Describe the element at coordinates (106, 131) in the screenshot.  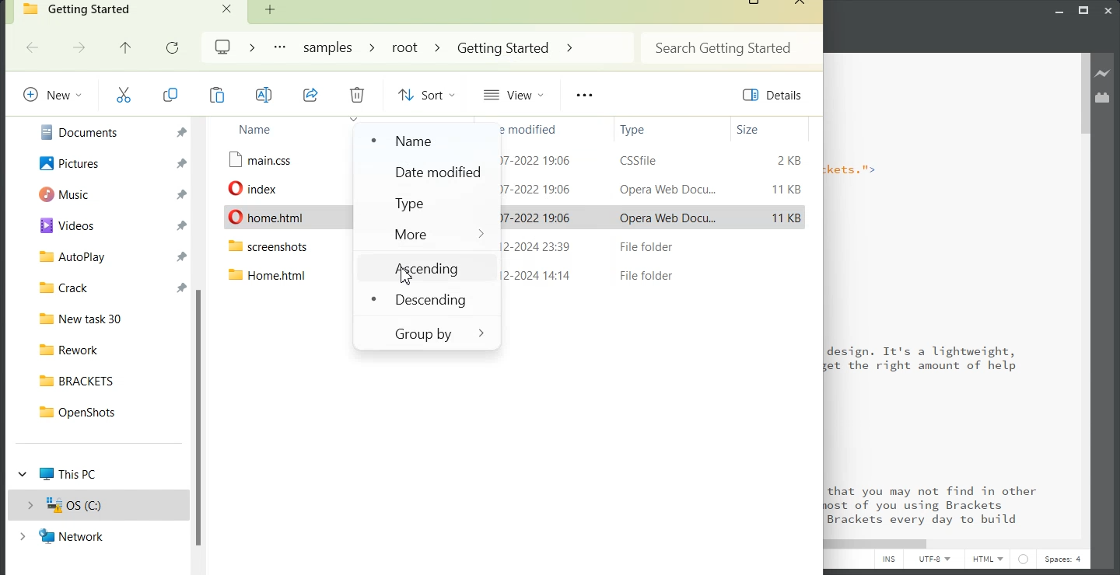
I see `Documents` at that location.